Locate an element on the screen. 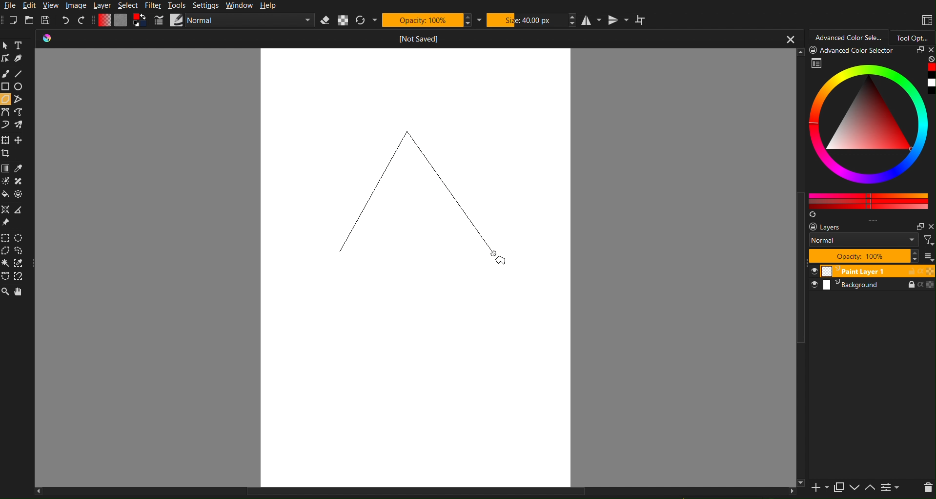 Image resolution: width=936 pixels, height=499 pixels. restore panel is located at coordinates (918, 51).